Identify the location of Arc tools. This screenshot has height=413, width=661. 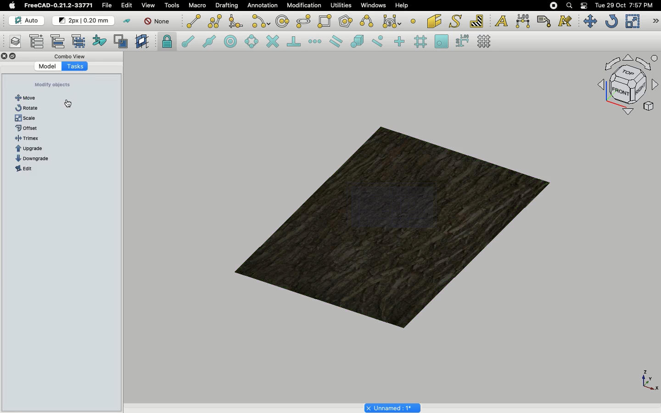
(260, 22).